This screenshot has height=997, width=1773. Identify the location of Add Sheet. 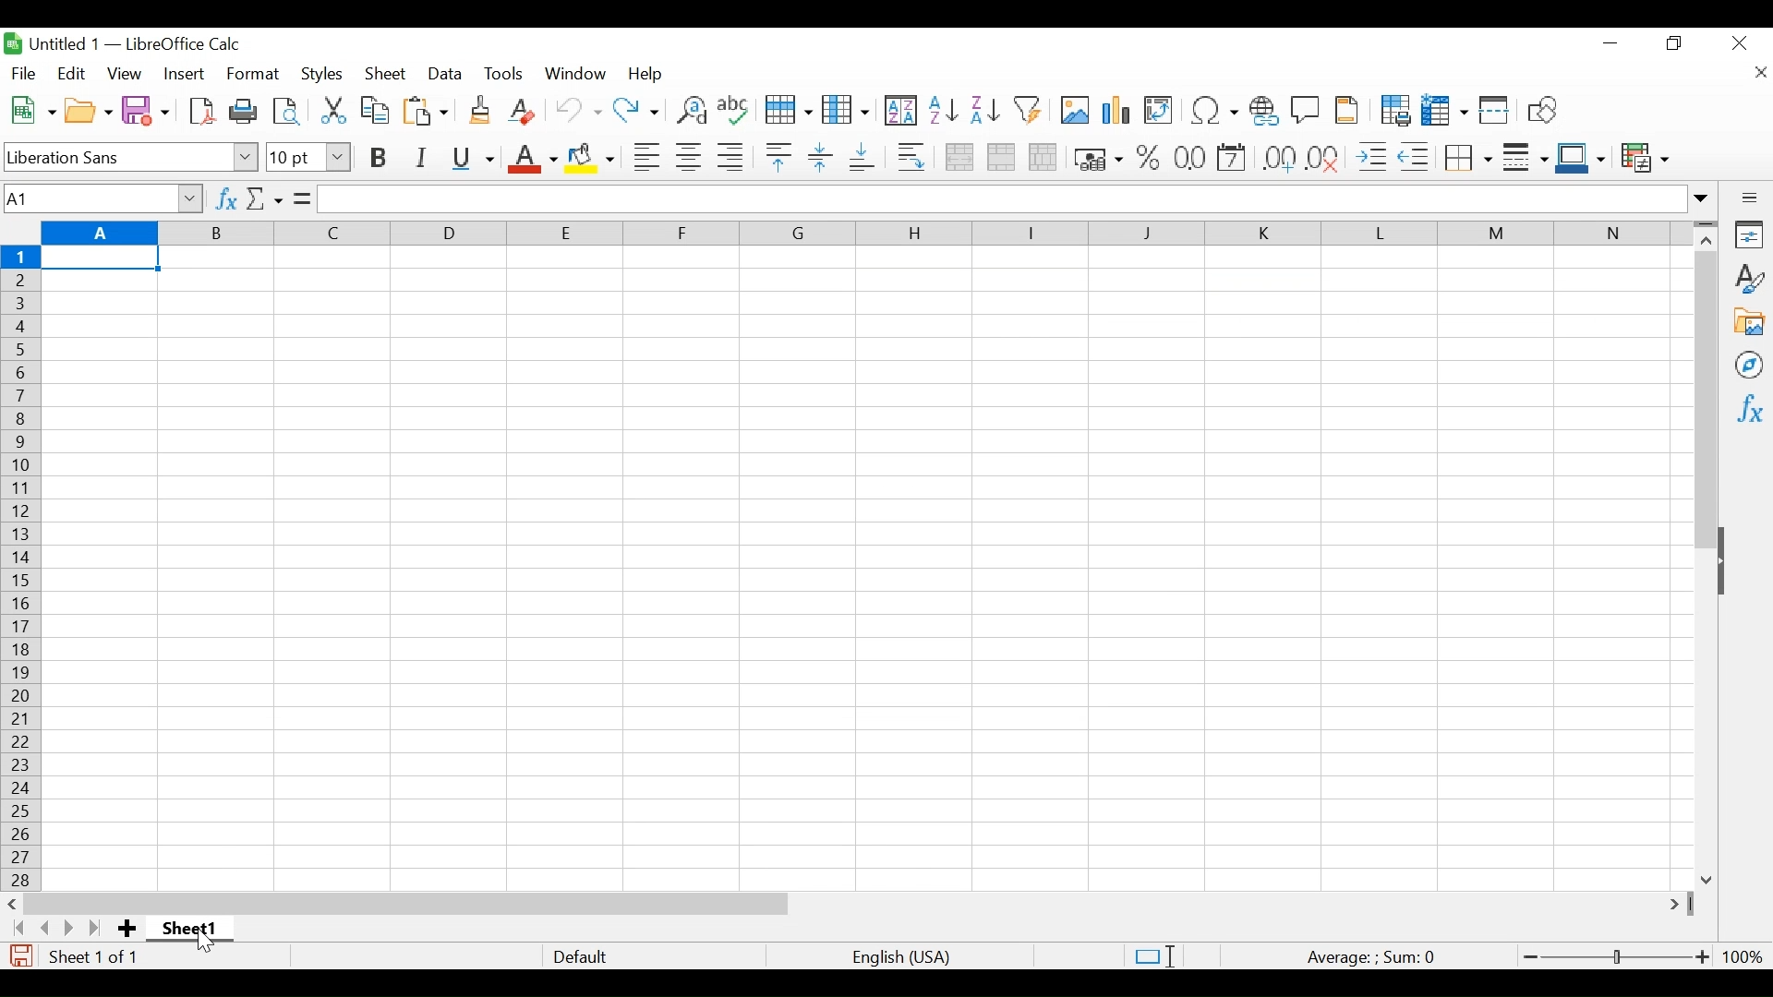
(129, 928).